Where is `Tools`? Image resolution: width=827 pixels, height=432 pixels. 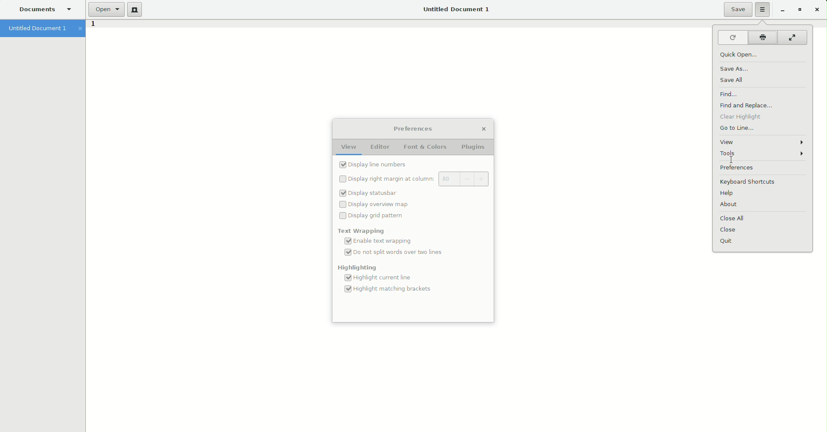 Tools is located at coordinates (761, 154).